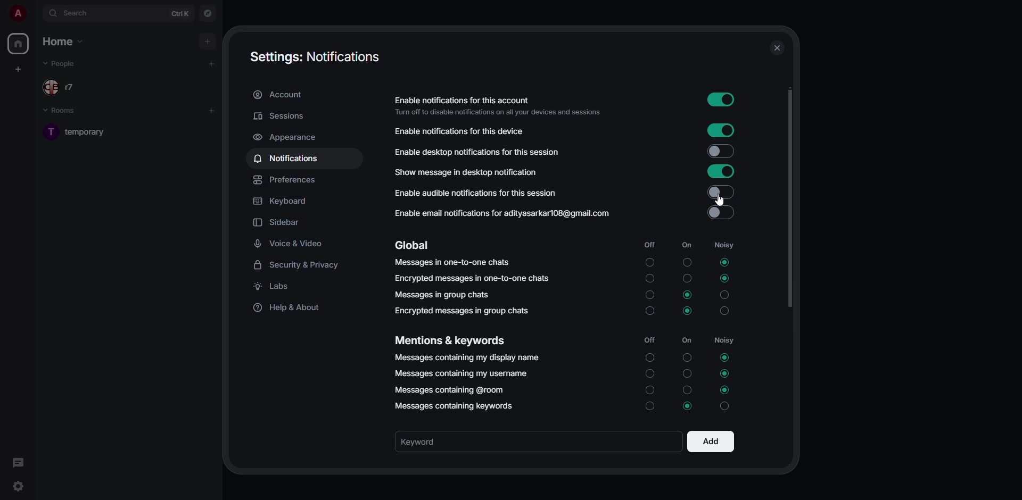 The width and height of the screenshot is (1022, 500). I want to click on click to enable, so click(721, 152).